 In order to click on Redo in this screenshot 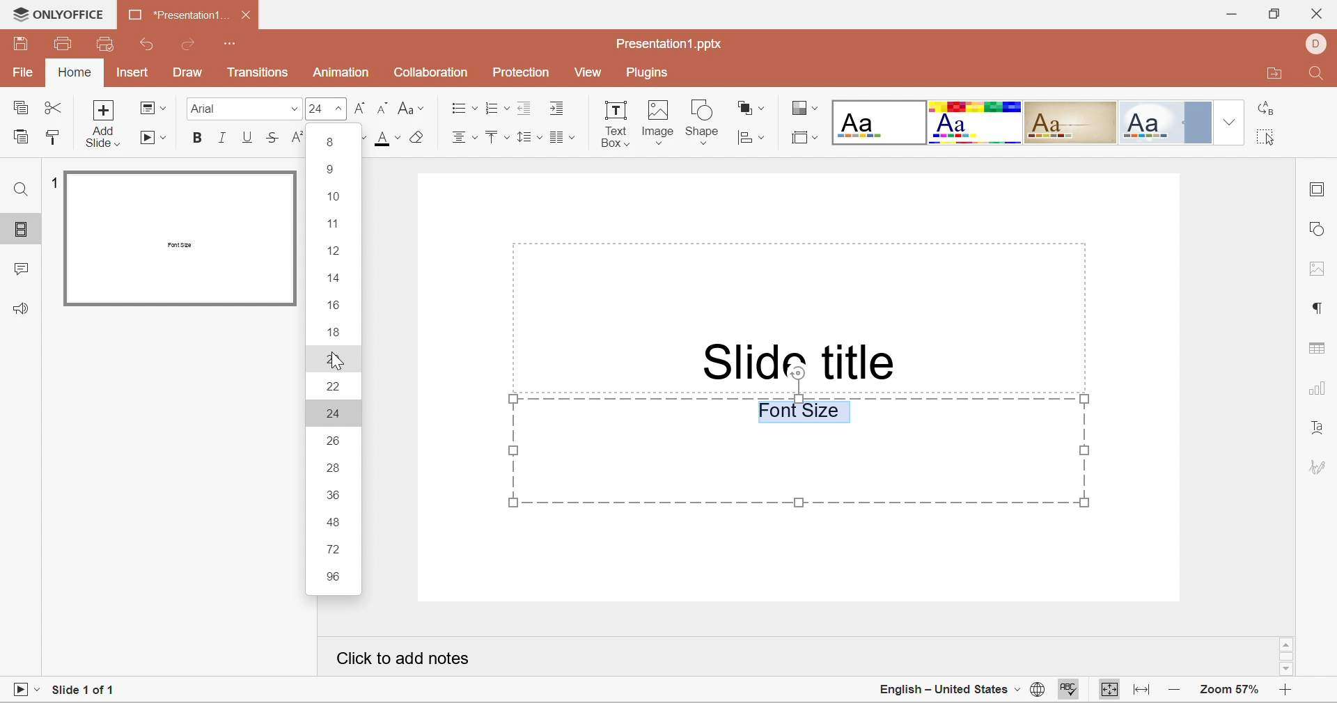, I will do `click(191, 44)`.